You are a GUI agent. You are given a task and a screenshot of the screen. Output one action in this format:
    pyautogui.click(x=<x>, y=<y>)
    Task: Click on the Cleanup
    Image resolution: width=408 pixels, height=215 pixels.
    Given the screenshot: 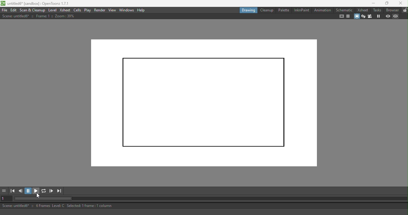 What is the action you would take?
    pyautogui.click(x=268, y=10)
    